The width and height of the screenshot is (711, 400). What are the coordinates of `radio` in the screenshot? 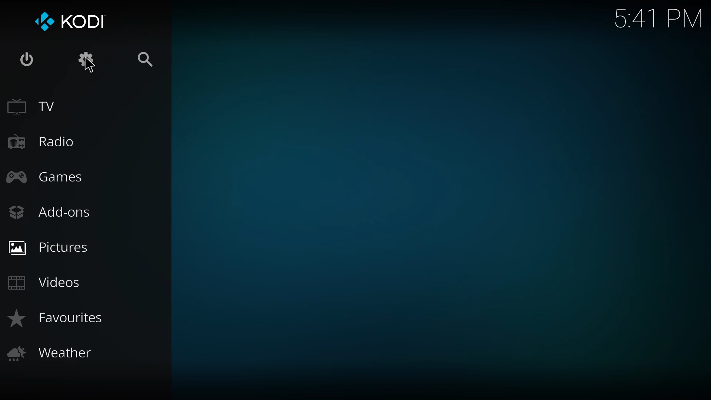 It's located at (42, 143).